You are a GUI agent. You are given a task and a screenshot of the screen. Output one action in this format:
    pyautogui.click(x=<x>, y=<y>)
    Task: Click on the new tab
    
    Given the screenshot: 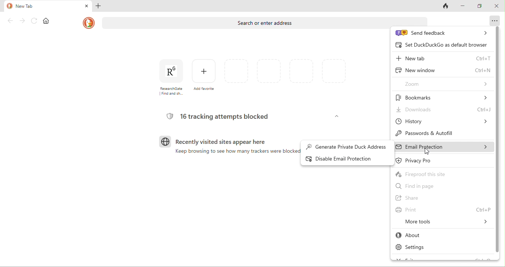 What is the action you would take?
    pyautogui.click(x=443, y=58)
    